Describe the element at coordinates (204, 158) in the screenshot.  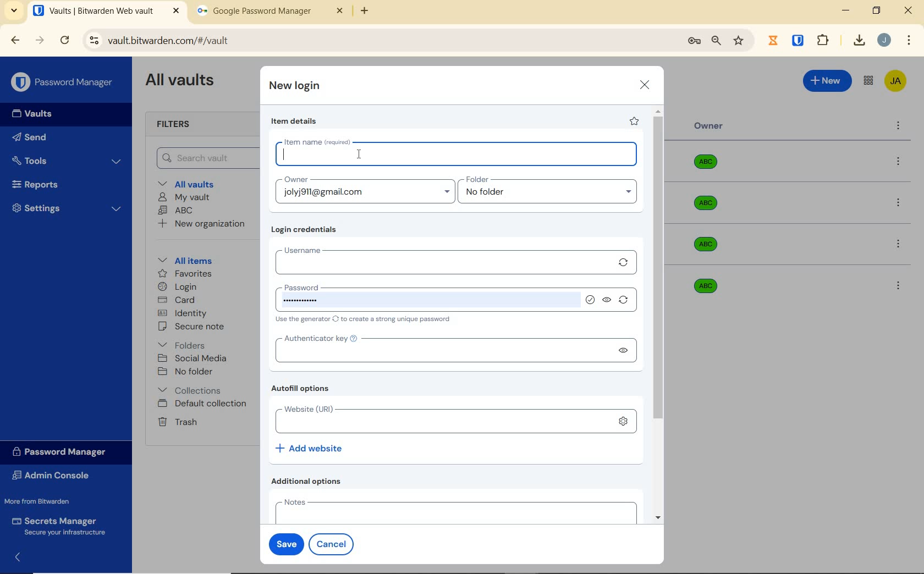
I see `Search Vault` at that location.